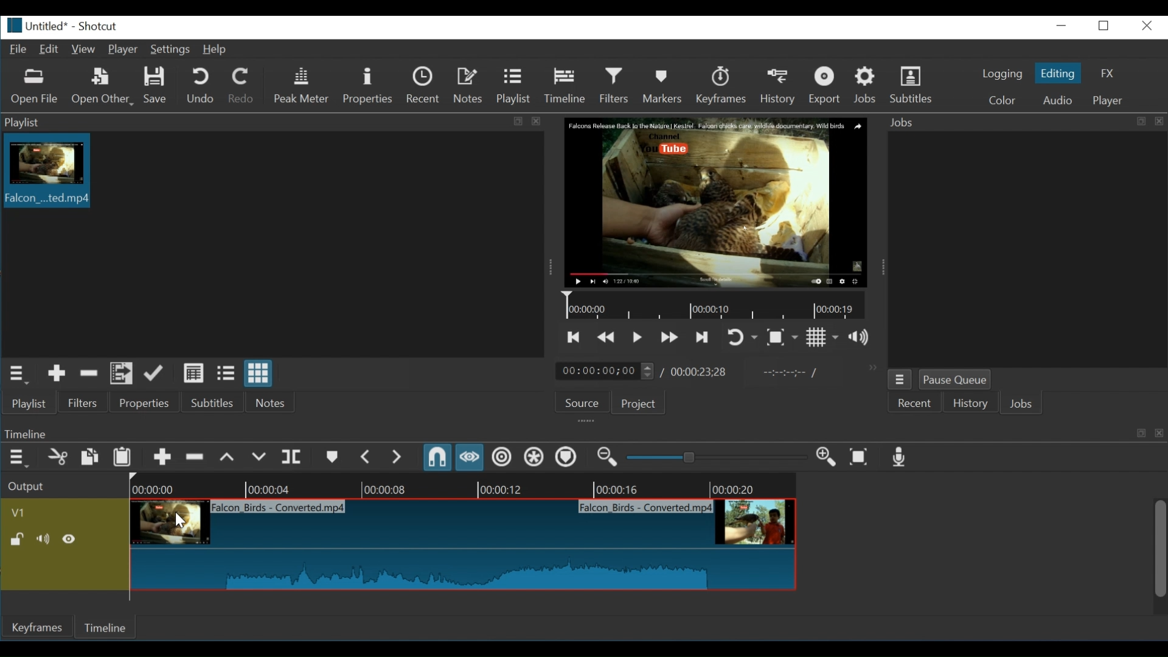 The width and height of the screenshot is (1168, 657). I want to click on play quickly backwards, so click(604, 338).